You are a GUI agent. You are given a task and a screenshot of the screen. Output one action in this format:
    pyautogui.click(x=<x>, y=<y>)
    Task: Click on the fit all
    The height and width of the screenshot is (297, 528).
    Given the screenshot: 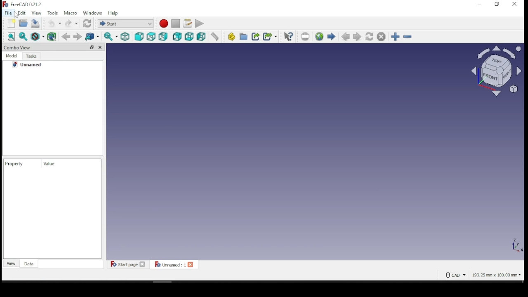 What is the action you would take?
    pyautogui.click(x=12, y=37)
    